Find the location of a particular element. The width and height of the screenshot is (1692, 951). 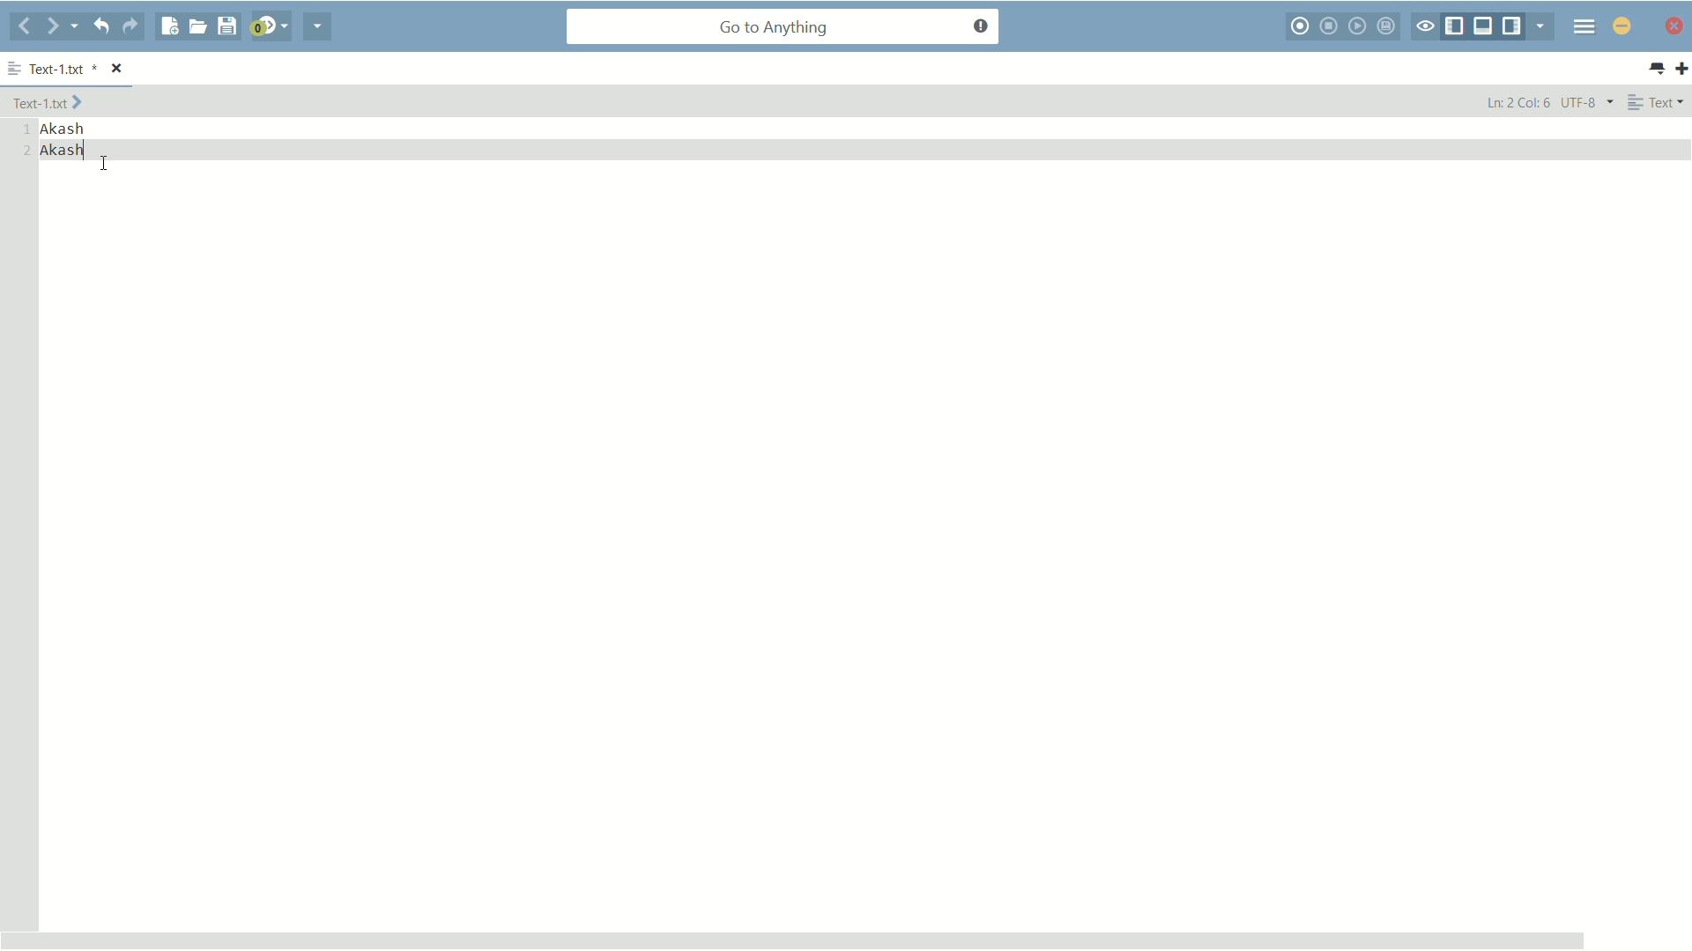

Text-1.txt is located at coordinates (64, 68).